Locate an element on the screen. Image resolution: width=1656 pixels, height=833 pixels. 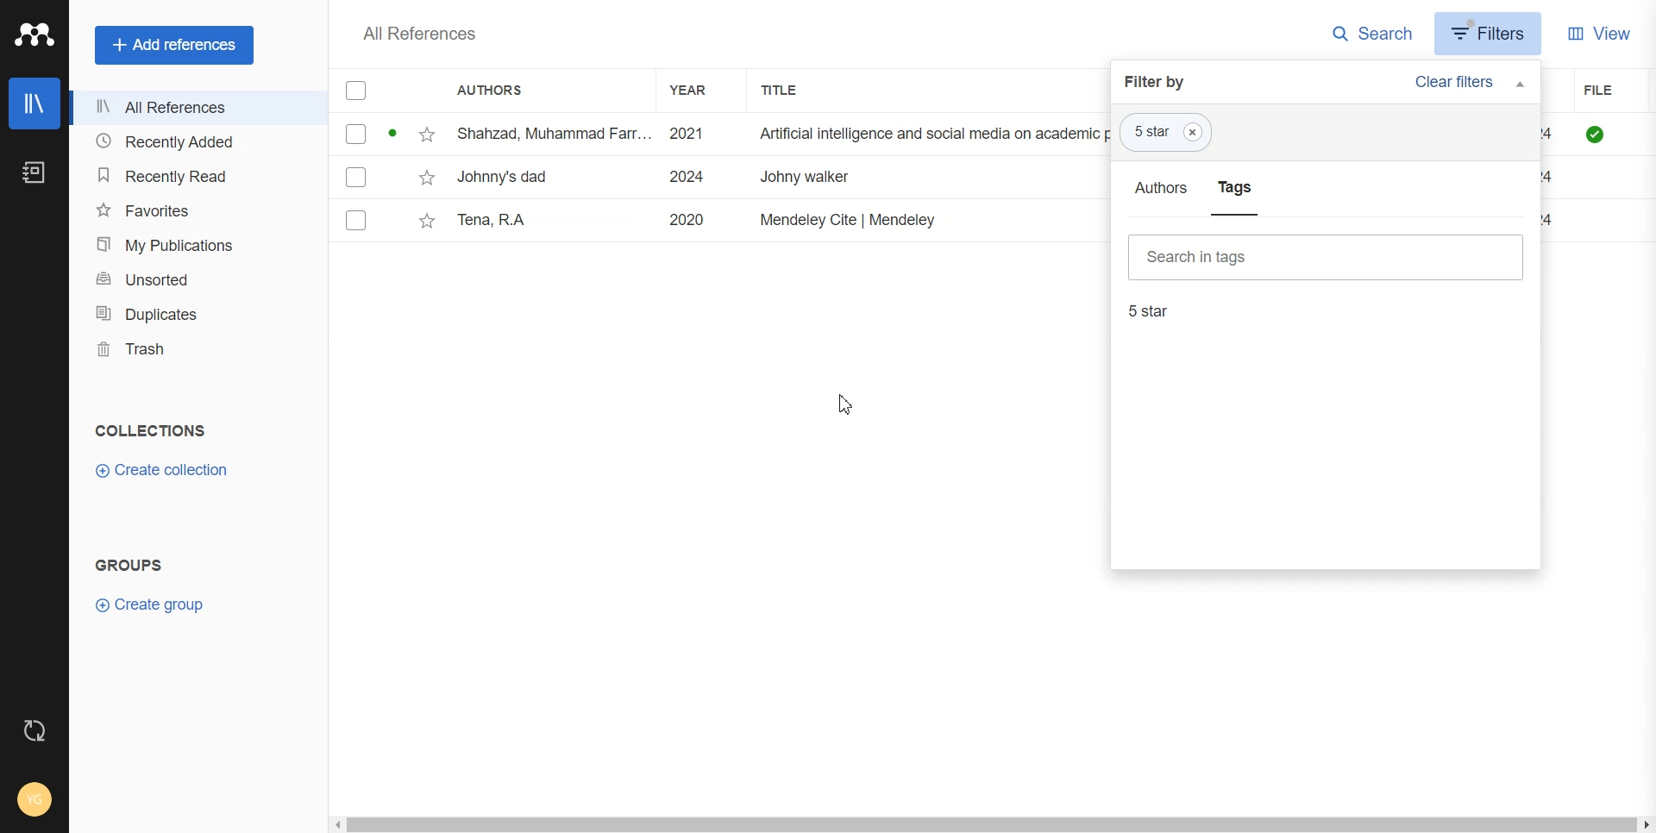
Create Group is located at coordinates (158, 604).